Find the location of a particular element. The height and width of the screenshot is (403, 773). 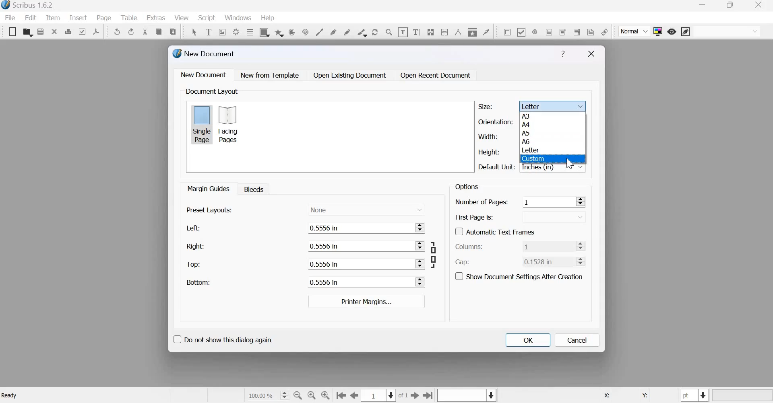

Top: is located at coordinates (194, 265).